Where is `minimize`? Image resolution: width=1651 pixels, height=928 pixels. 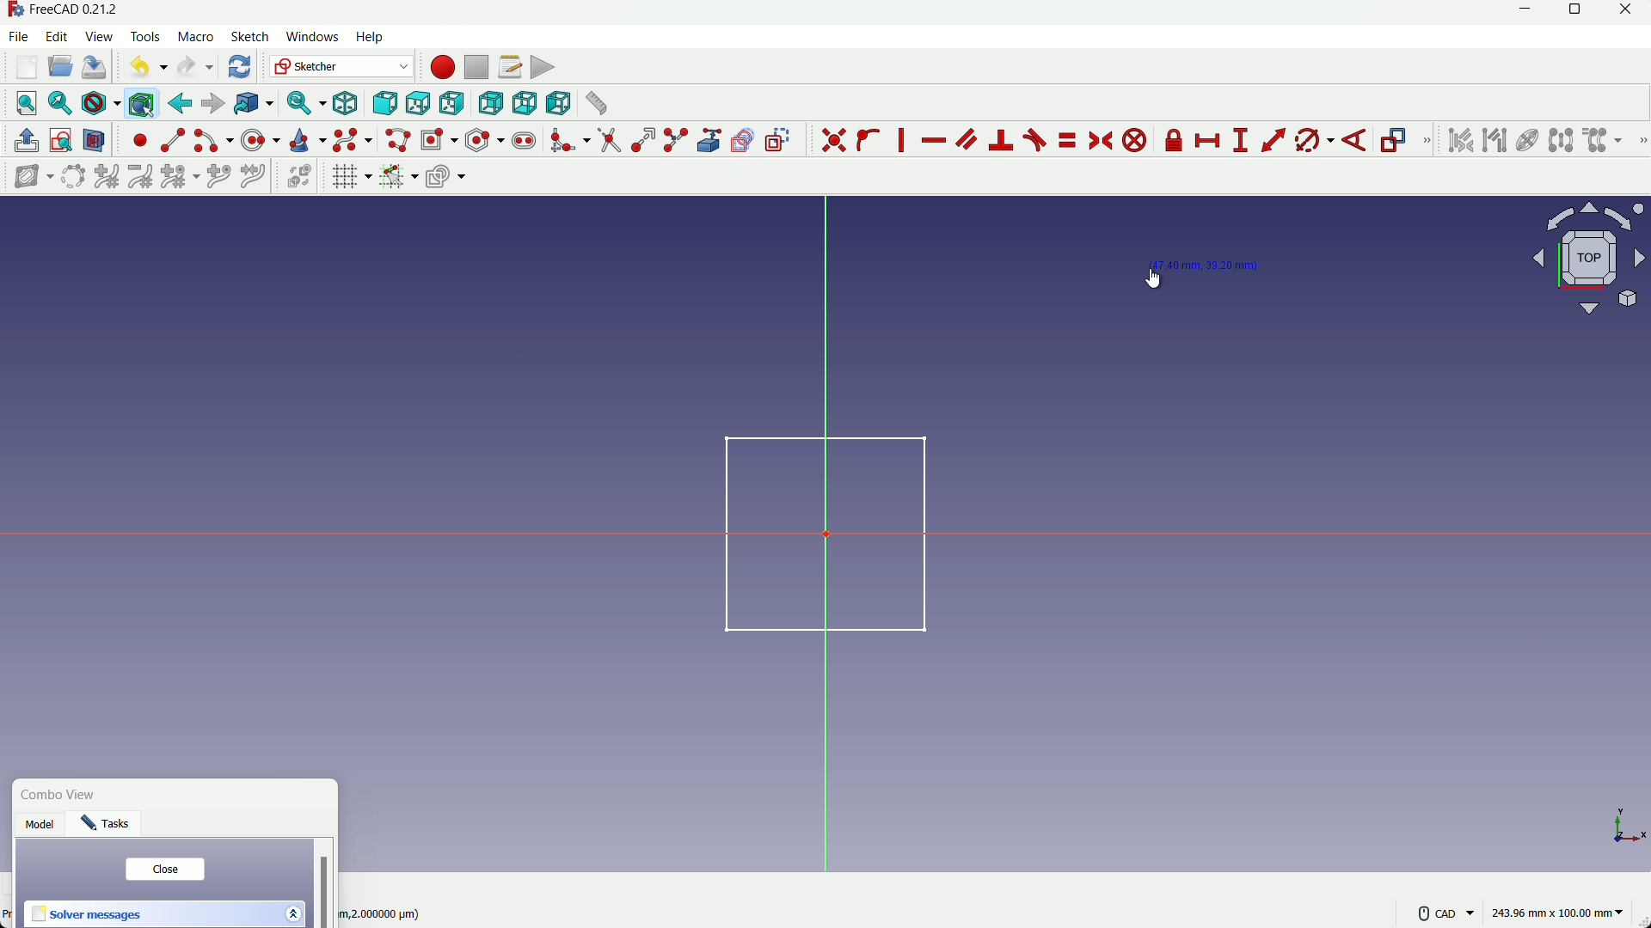
minimize is located at coordinates (1521, 13).